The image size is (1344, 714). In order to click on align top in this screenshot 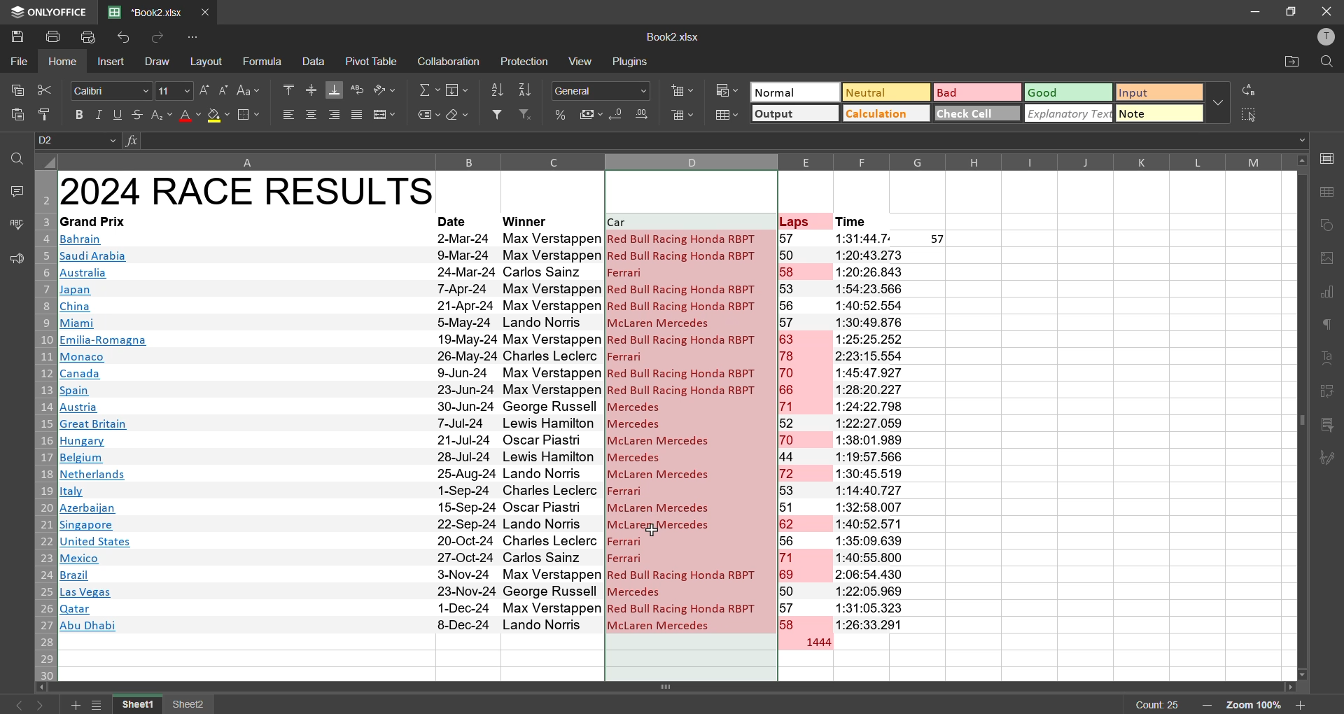, I will do `click(288, 88)`.